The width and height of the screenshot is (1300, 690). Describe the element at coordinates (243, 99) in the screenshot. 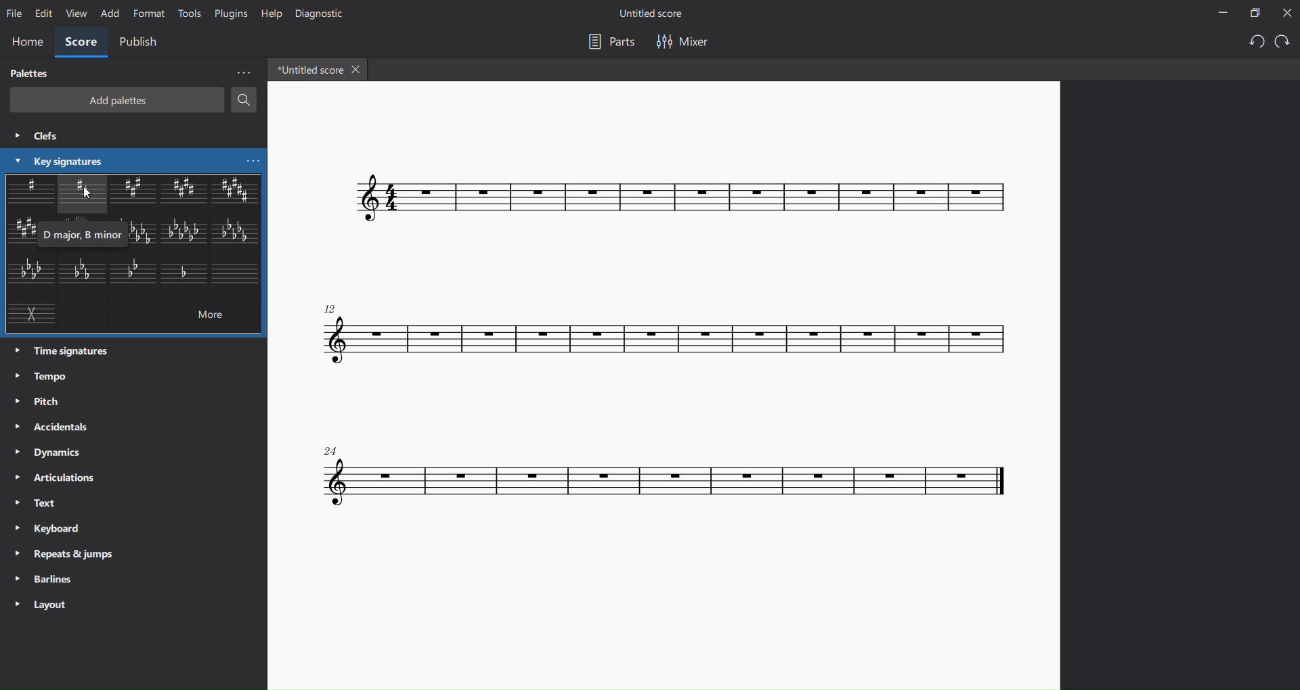

I see `search` at that location.